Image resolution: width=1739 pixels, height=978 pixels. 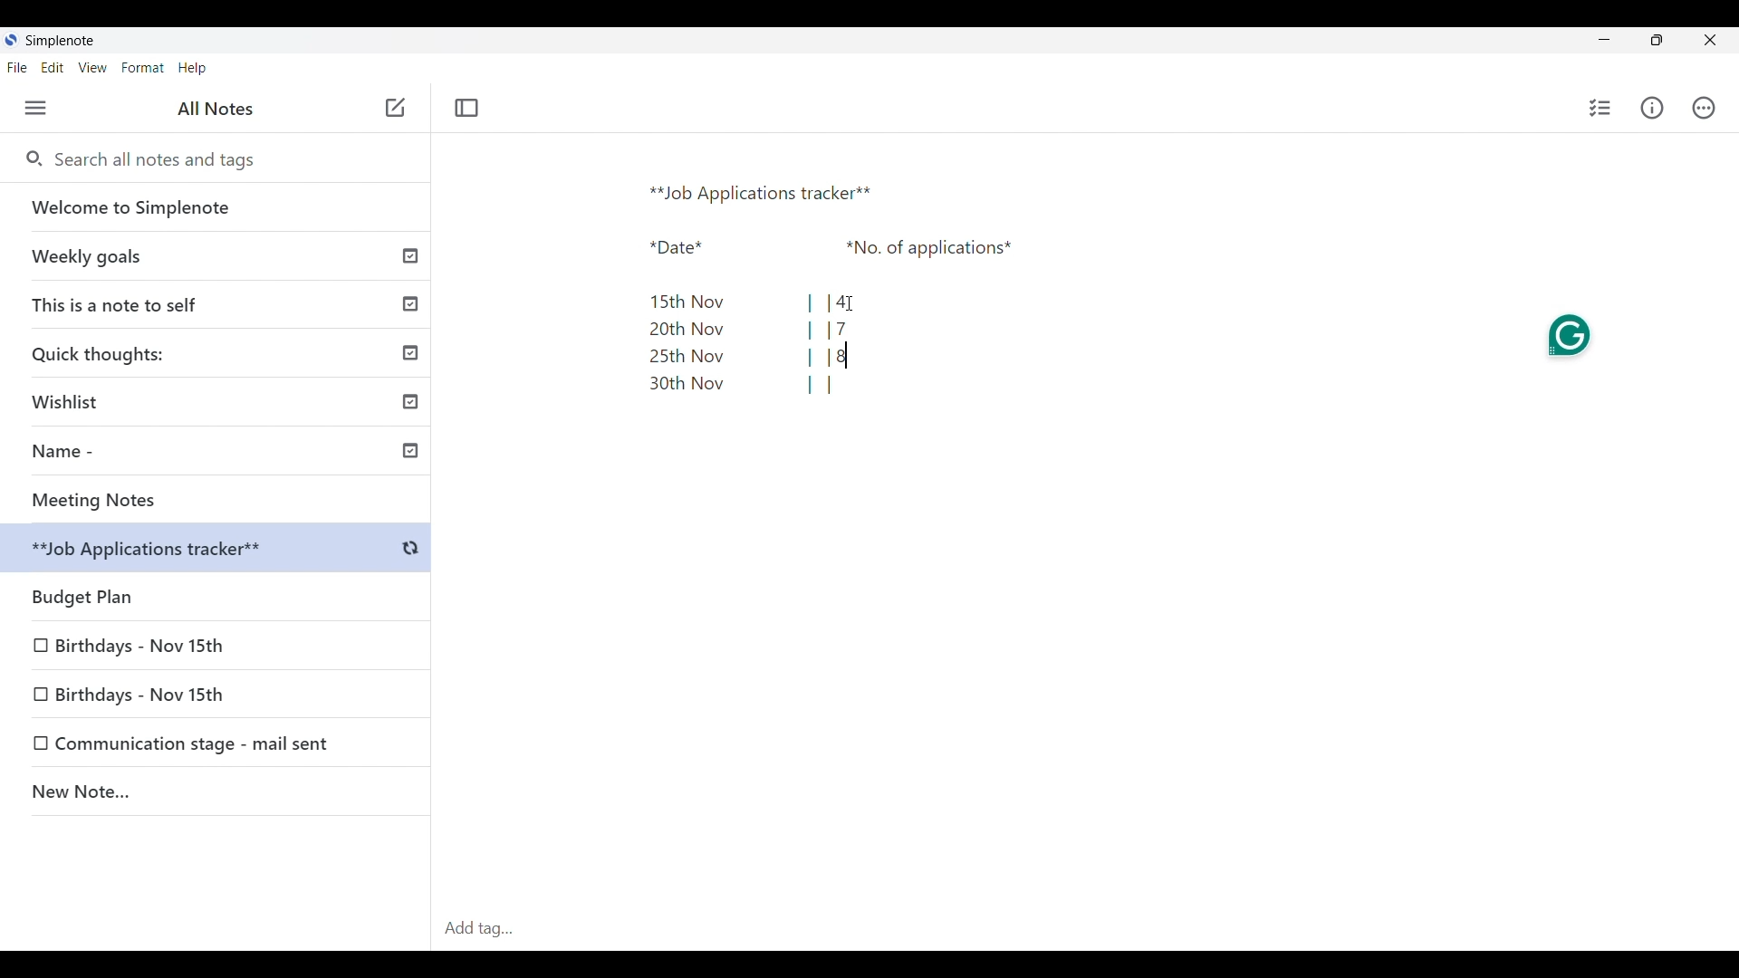 I want to click on Close interface, so click(x=1711, y=40).